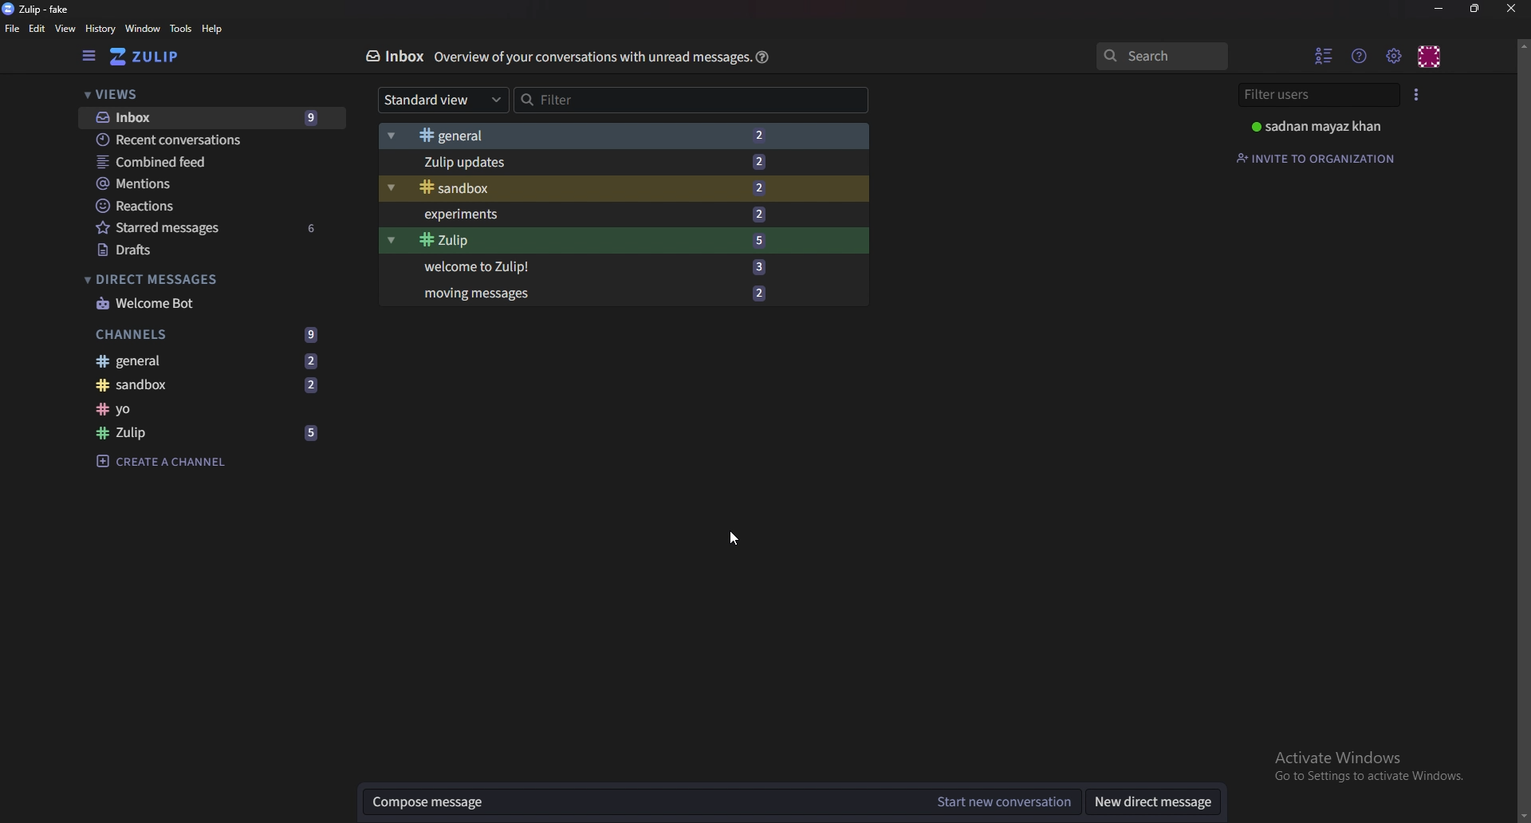  Describe the element at coordinates (765, 57) in the screenshot. I see `help` at that location.